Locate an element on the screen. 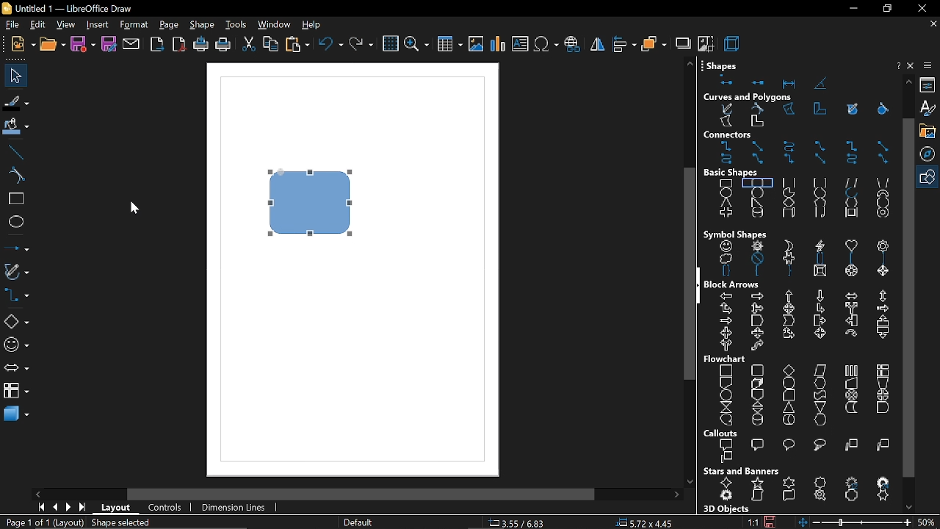 The width and height of the screenshot is (940, 529). next page is located at coordinates (68, 508).